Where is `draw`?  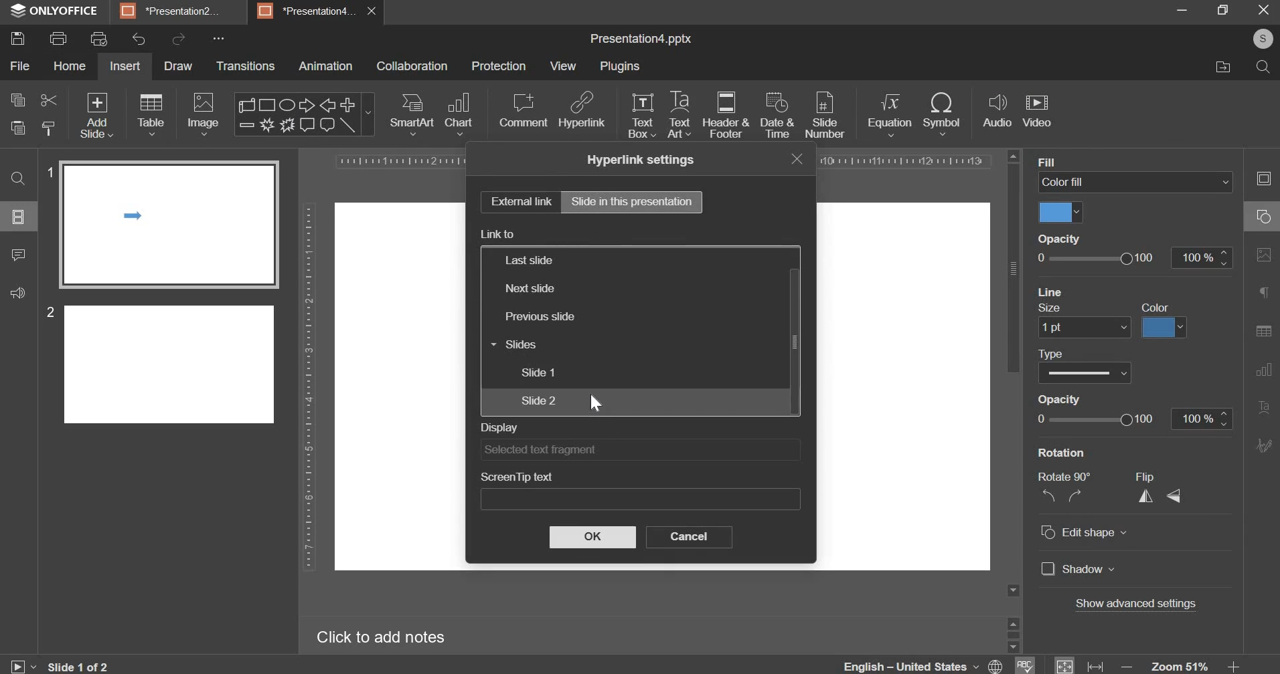 draw is located at coordinates (177, 66).